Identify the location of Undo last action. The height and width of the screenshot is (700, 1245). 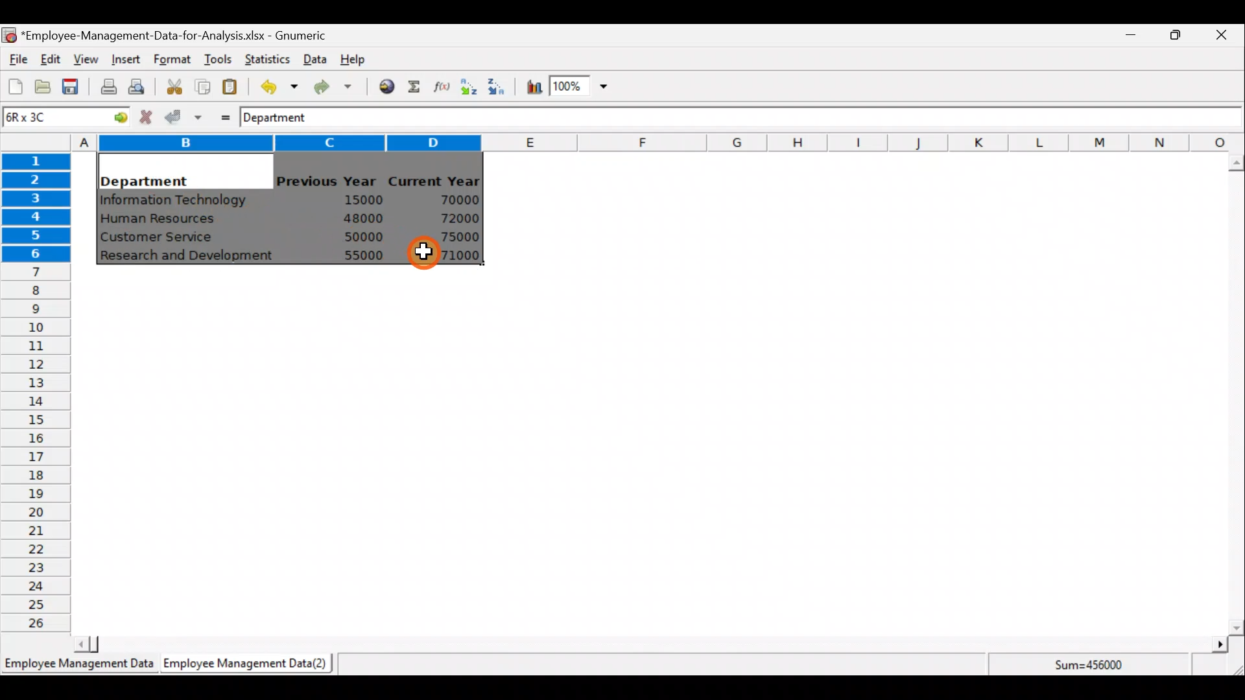
(272, 84).